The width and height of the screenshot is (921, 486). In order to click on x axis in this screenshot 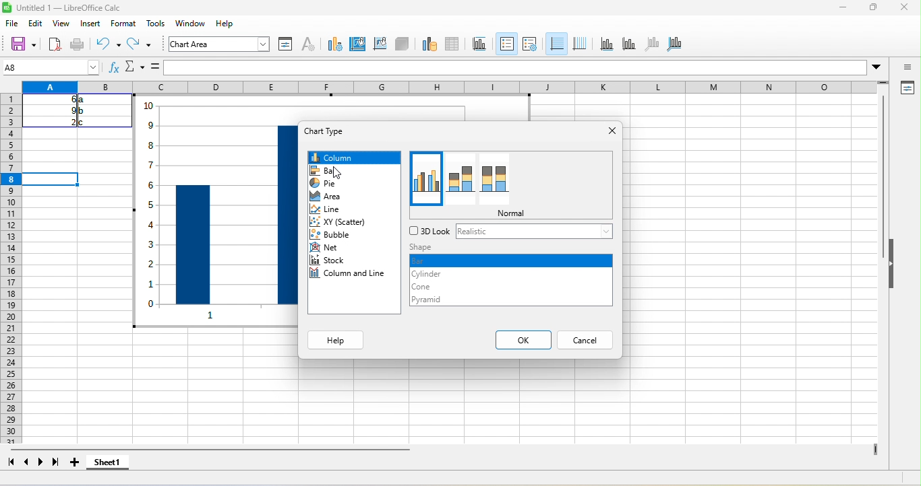, I will do `click(605, 46)`.